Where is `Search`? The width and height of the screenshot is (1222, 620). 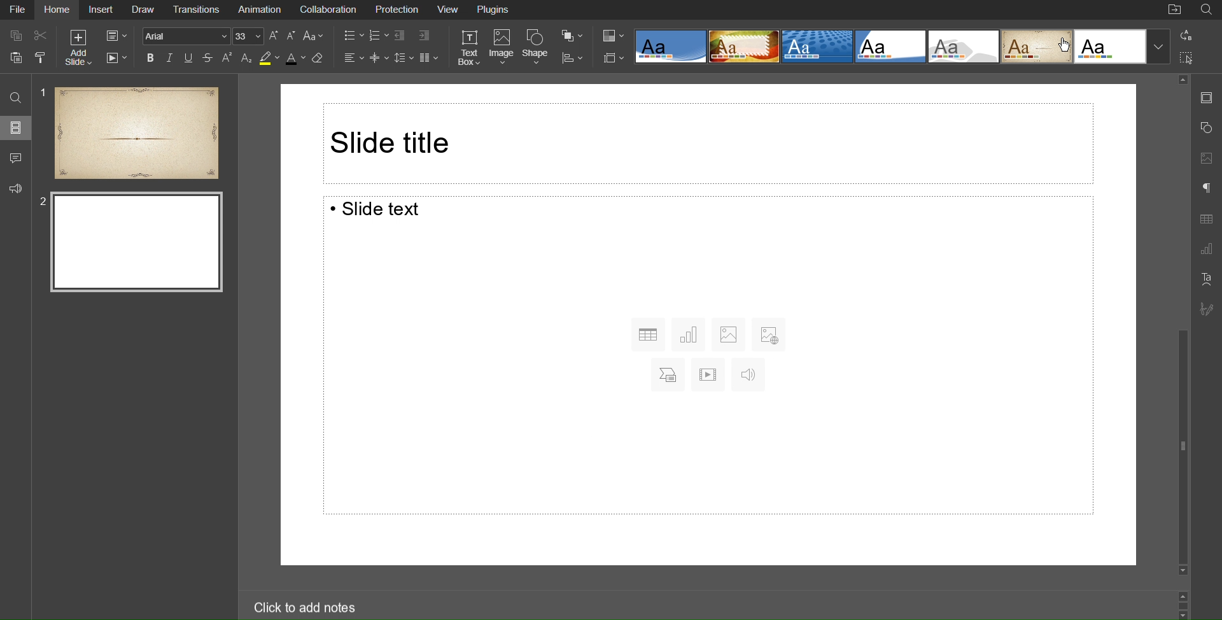 Search is located at coordinates (14, 97).